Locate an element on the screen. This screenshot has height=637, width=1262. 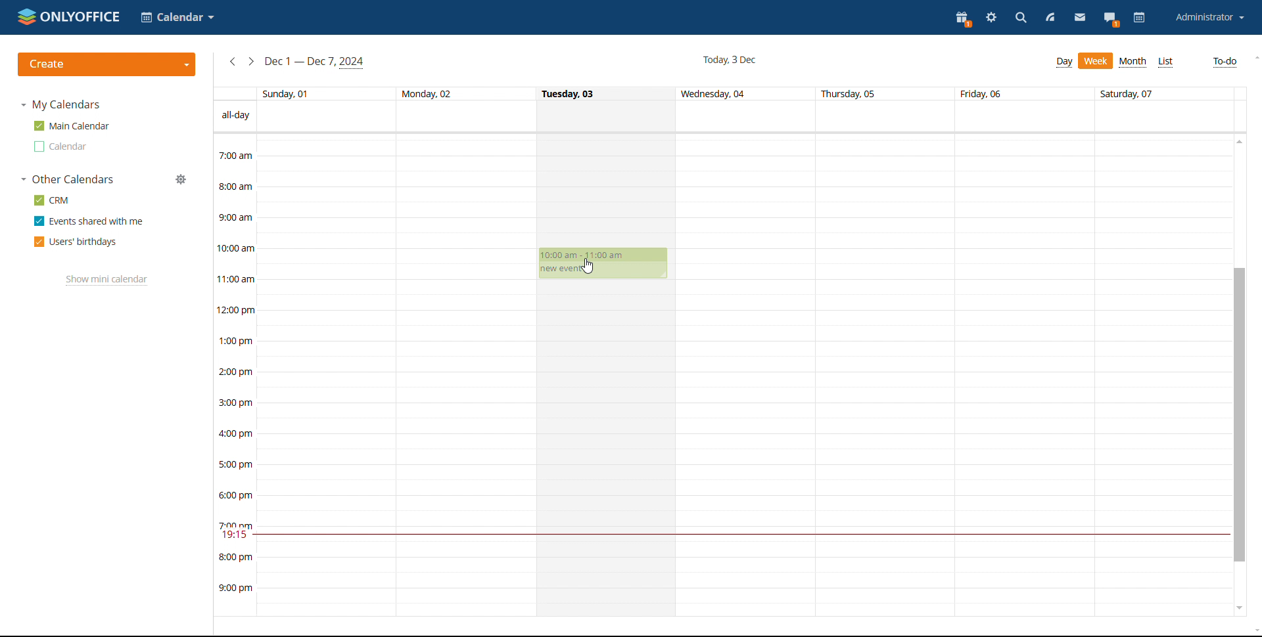
scroll down is located at coordinates (1254, 630).